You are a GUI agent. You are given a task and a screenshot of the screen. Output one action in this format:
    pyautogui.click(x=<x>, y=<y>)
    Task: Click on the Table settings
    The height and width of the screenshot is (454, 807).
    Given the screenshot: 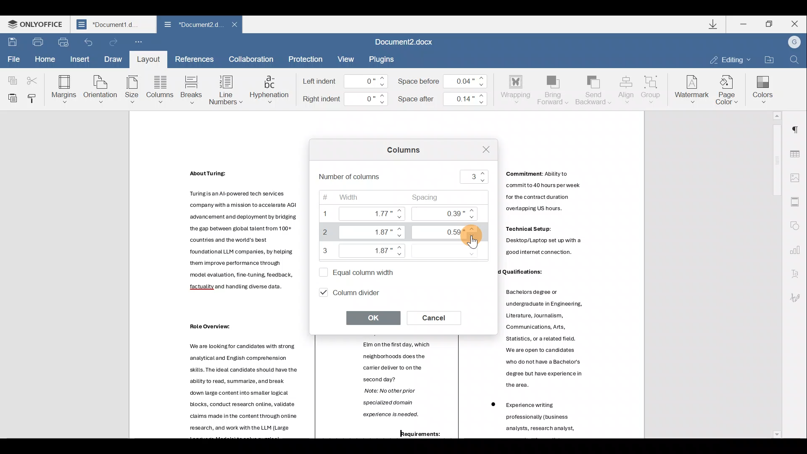 What is the action you would take?
    pyautogui.click(x=798, y=151)
    